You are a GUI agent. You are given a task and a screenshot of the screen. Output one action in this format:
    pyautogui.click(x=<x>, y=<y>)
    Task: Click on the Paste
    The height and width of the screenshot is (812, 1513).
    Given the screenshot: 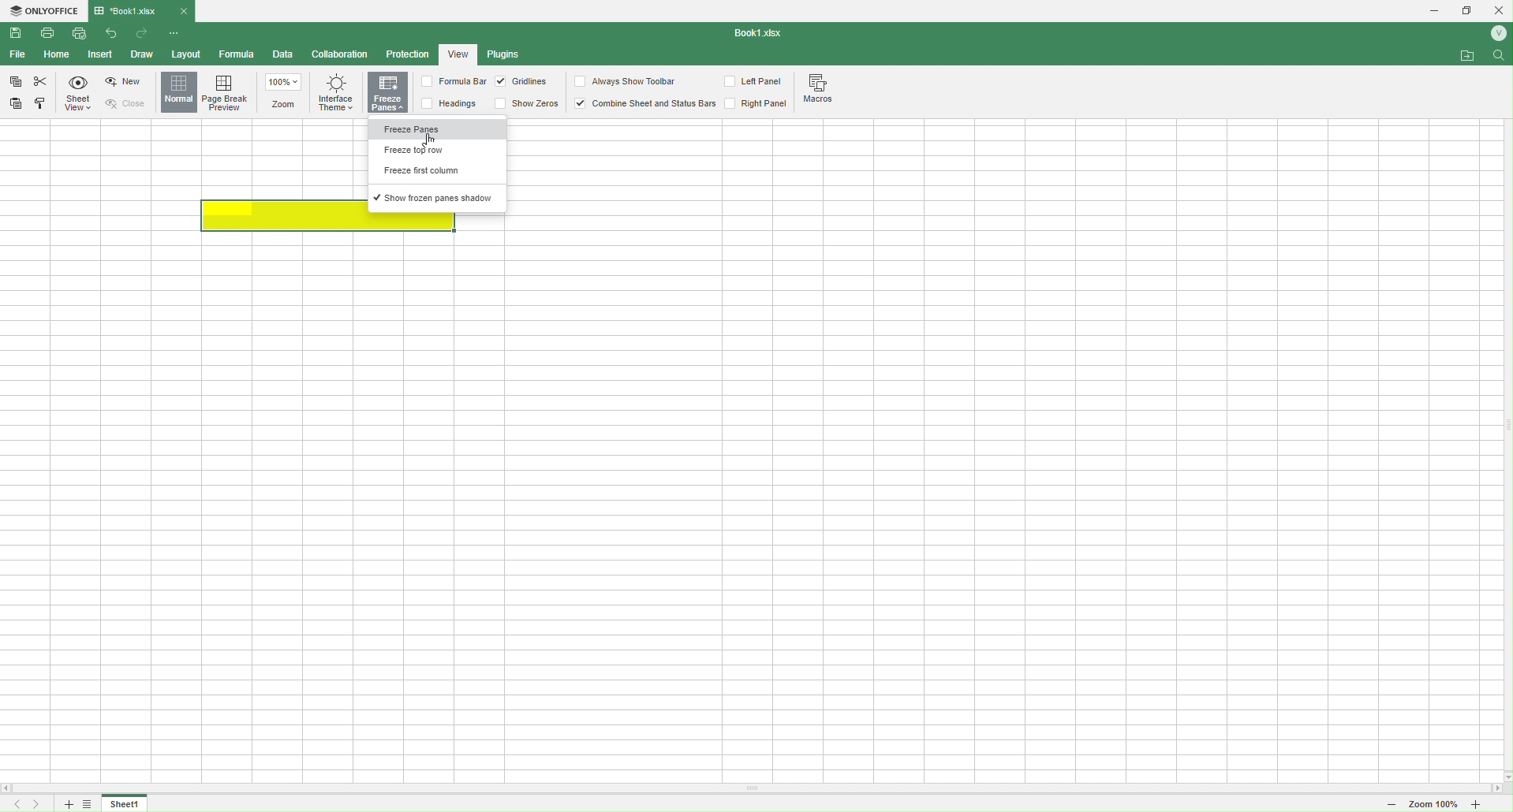 What is the action you would take?
    pyautogui.click(x=18, y=102)
    